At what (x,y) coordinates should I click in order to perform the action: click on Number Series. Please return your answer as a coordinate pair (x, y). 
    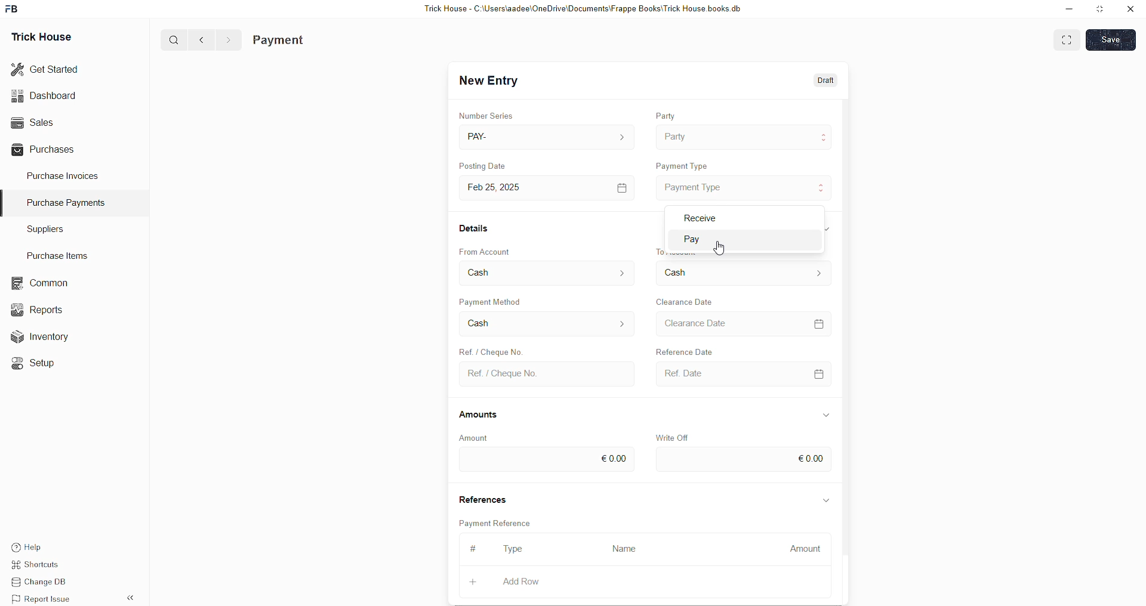
    Looking at the image, I should click on (489, 113).